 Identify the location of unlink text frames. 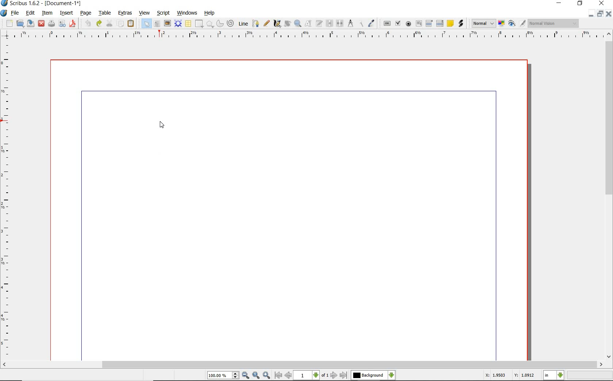
(340, 23).